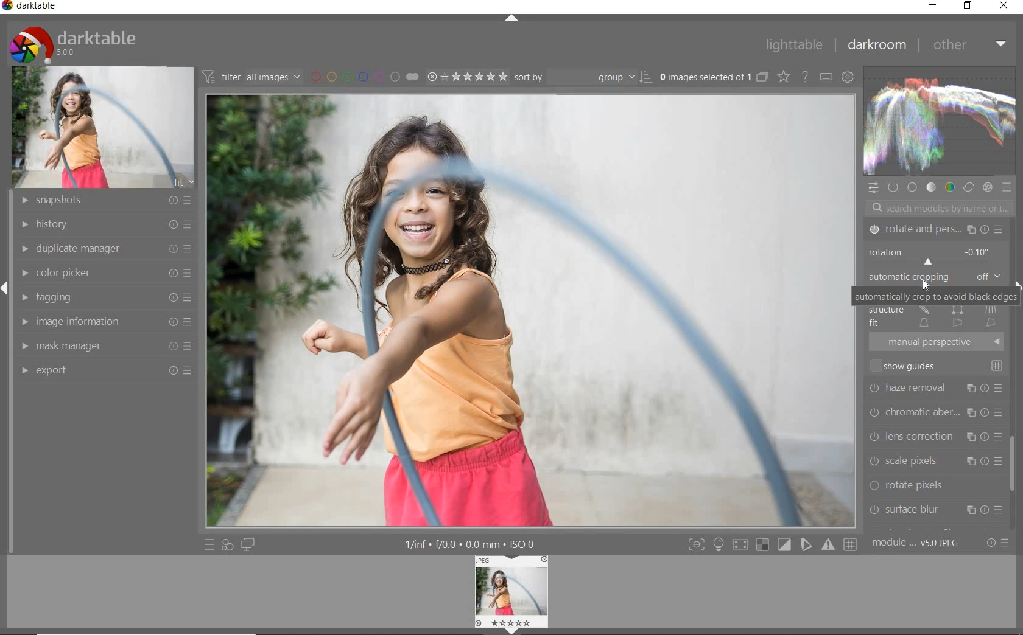  Describe the element at coordinates (1014, 457) in the screenshot. I see `scrollbar` at that location.